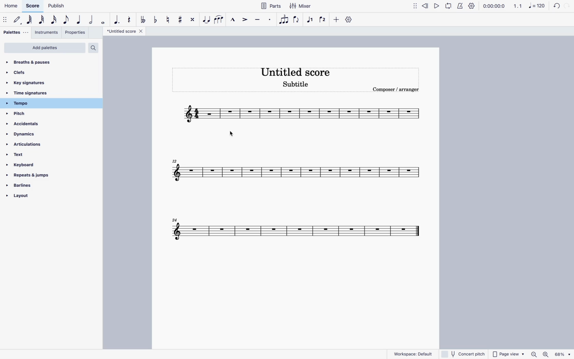  What do you see at coordinates (301, 71) in the screenshot?
I see `score title` at bounding box center [301, 71].